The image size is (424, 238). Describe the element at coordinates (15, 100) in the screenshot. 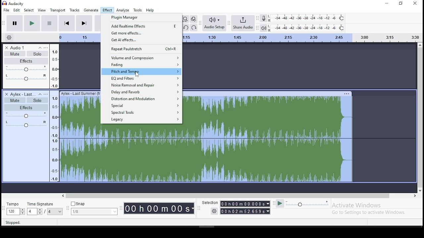

I see `mute/unmute` at that location.